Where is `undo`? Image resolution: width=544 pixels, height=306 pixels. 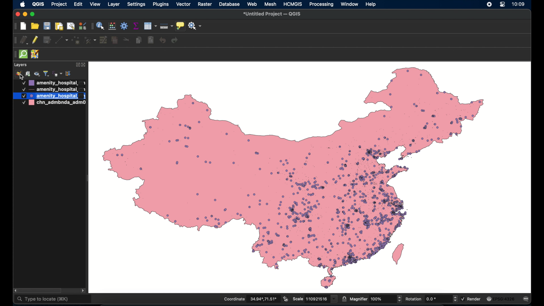 undo is located at coordinates (163, 40).